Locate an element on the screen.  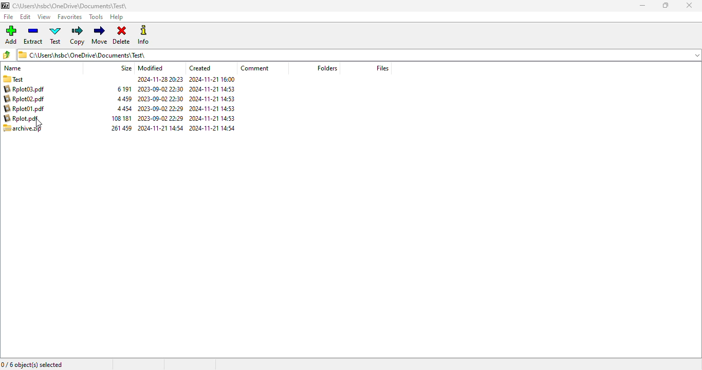
comment is located at coordinates (254, 68).